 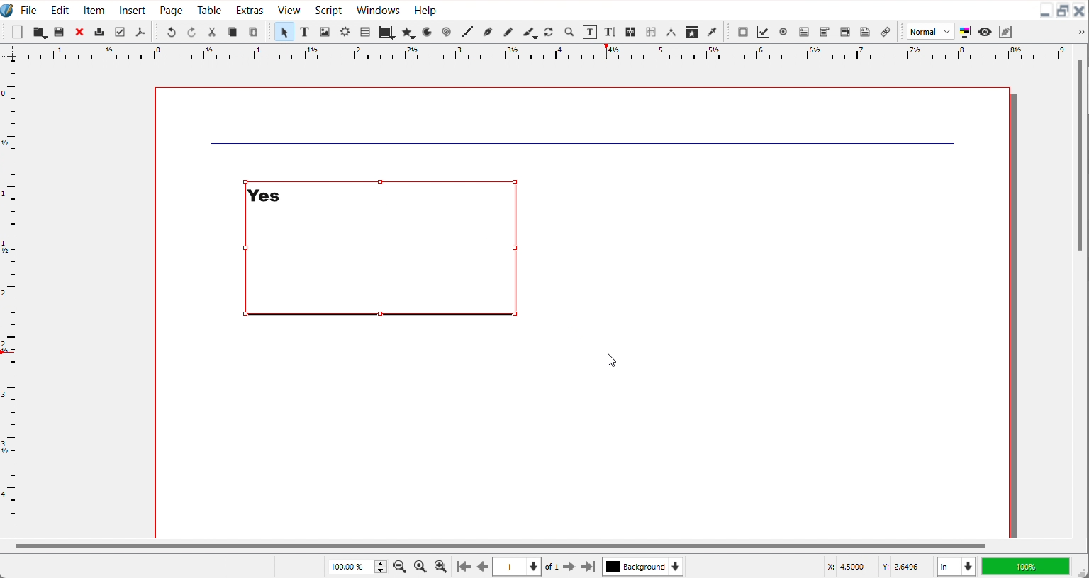 I want to click on Horizontal Scroll bar, so click(x=498, y=546).